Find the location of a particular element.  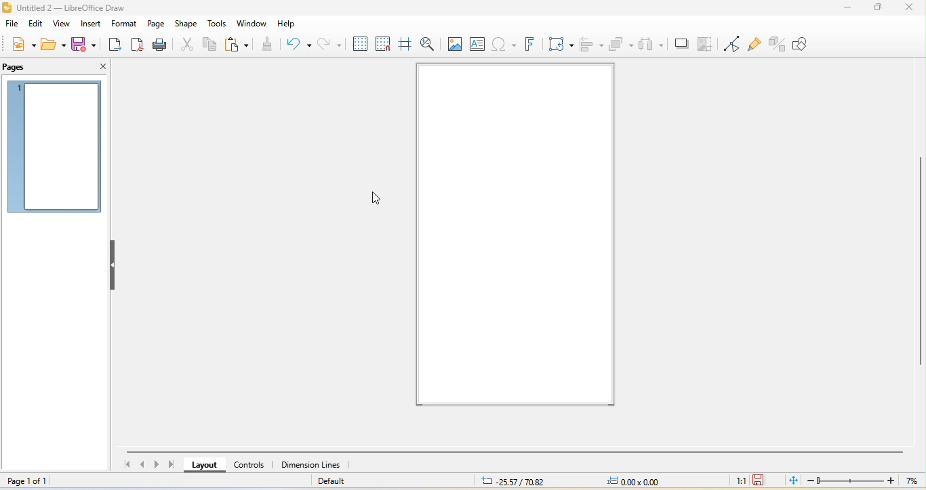

cut is located at coordinates (184, 44).